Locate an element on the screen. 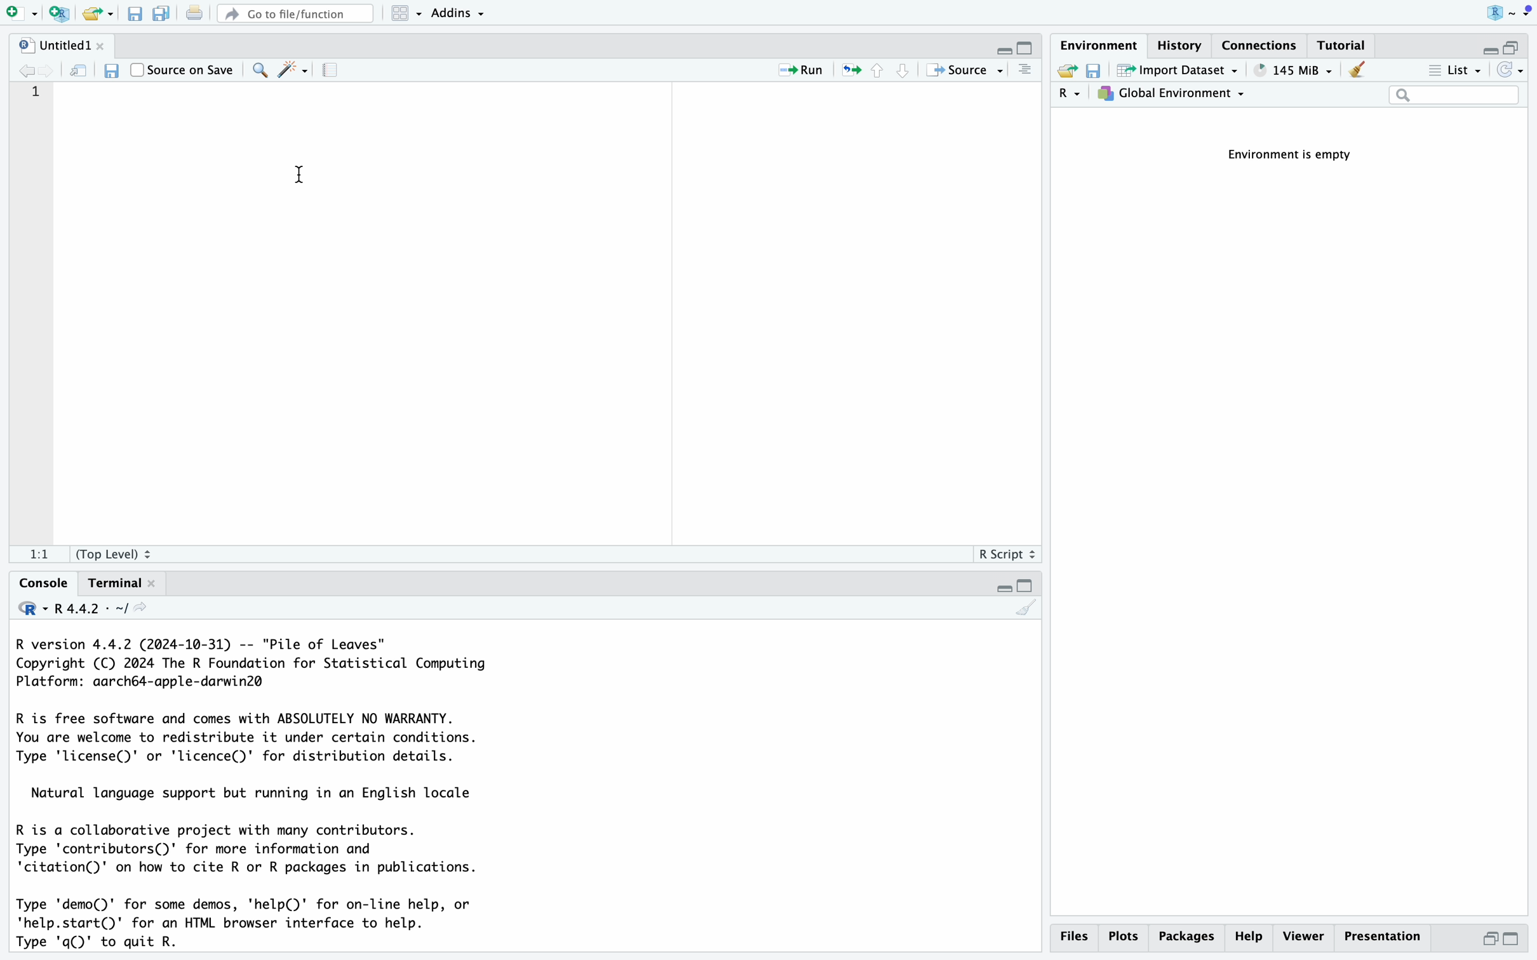 This screenshot has height=960, width=1537. open an existing file is located at coordinates (98, 13).